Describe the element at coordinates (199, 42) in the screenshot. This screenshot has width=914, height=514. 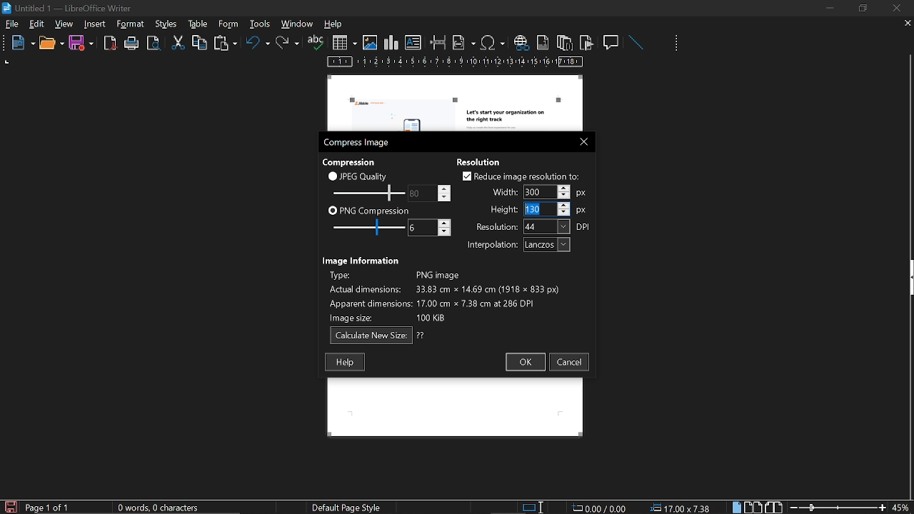
I see `copy` at that location.